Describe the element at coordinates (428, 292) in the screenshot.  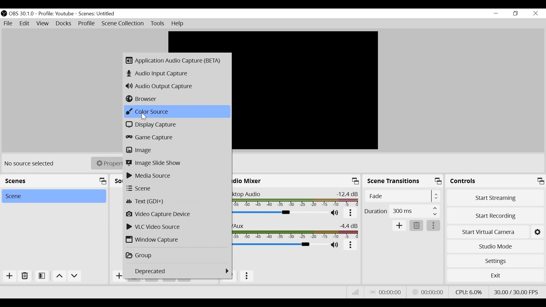
I see `Streaming Status` at that location.